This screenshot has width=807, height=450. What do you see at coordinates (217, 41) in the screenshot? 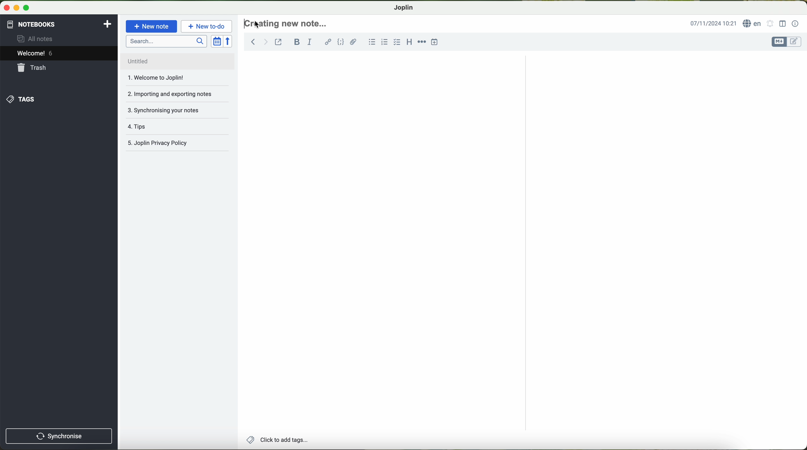
I see `toggle sort order field` at bounding box center [217, 41].